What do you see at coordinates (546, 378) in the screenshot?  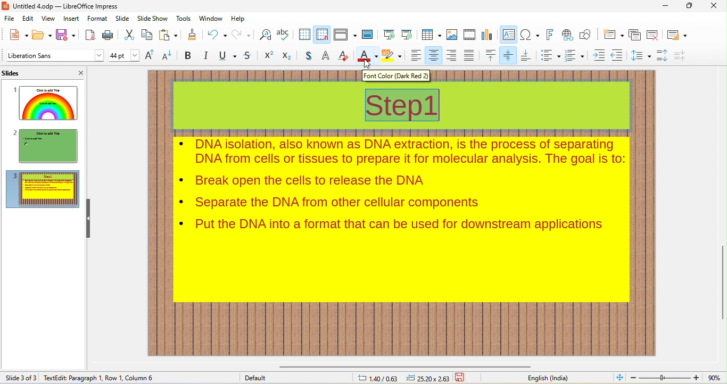 I see `english` at bounding box center [546, 378].